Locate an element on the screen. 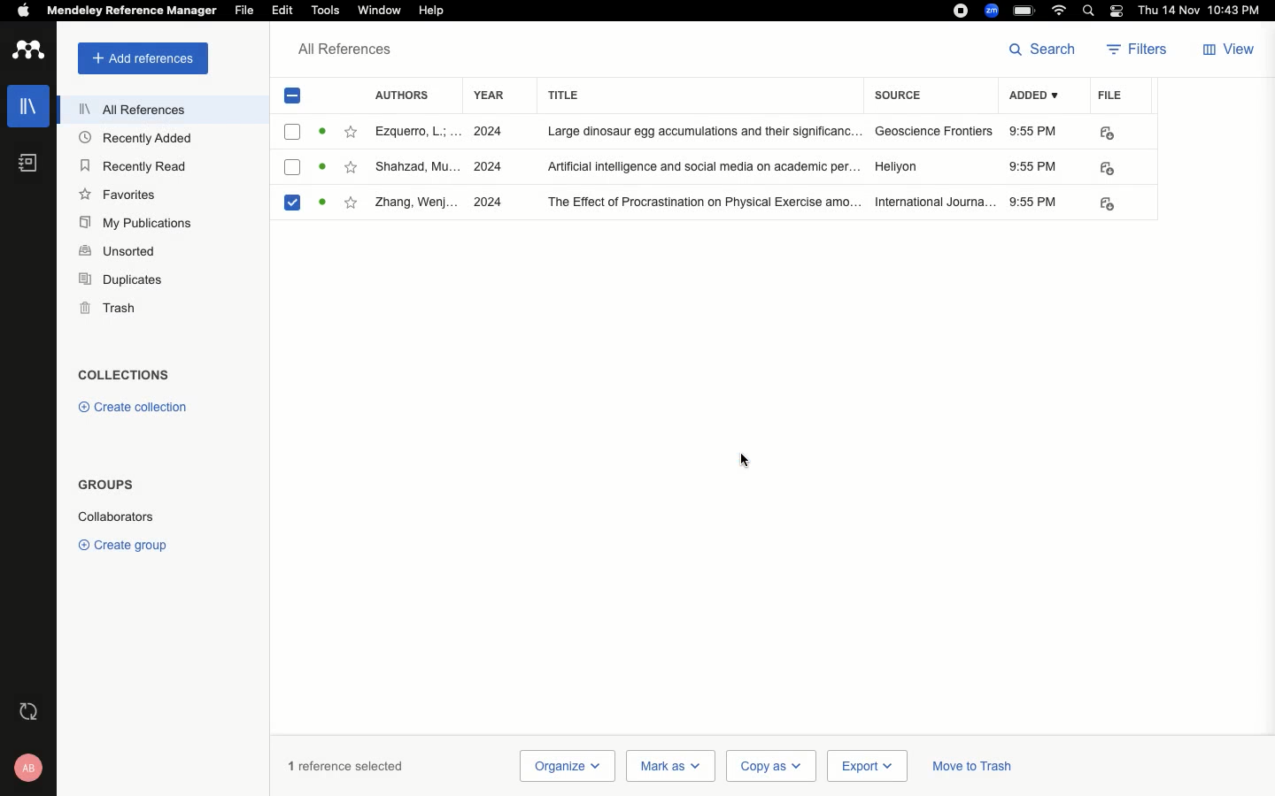  Last sync is located at coordinates (31, 711).